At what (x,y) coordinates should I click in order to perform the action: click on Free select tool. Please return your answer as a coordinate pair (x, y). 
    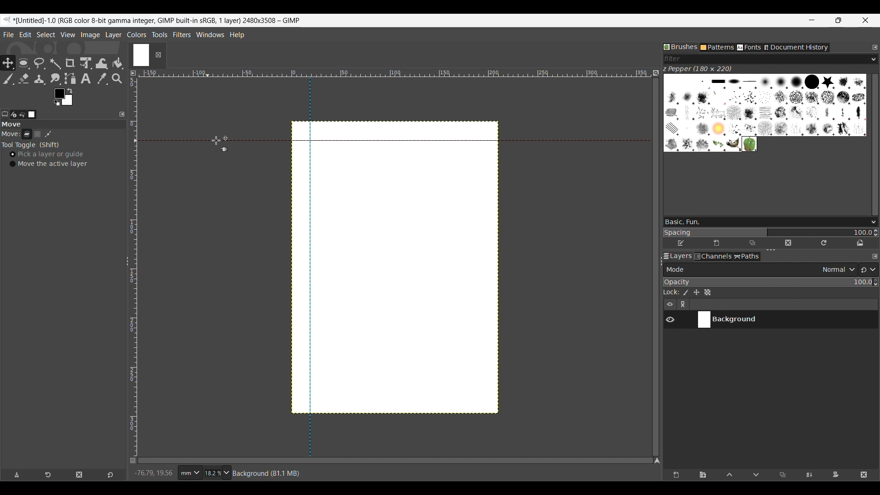
    Looking at the image, I should click on (39, 63).